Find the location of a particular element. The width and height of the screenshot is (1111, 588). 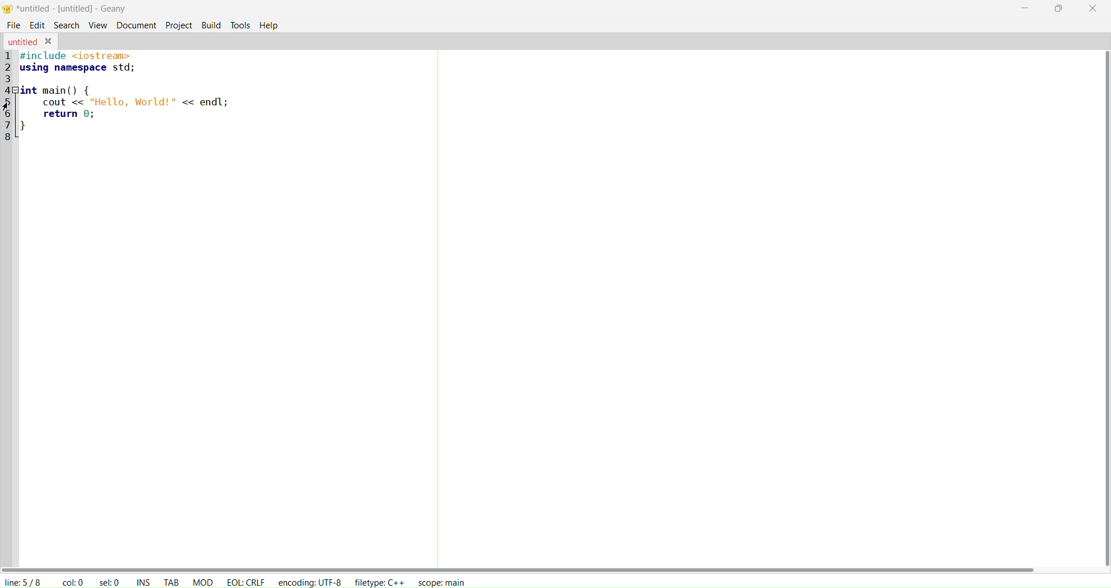

tools is located at coordinates (240, 25).